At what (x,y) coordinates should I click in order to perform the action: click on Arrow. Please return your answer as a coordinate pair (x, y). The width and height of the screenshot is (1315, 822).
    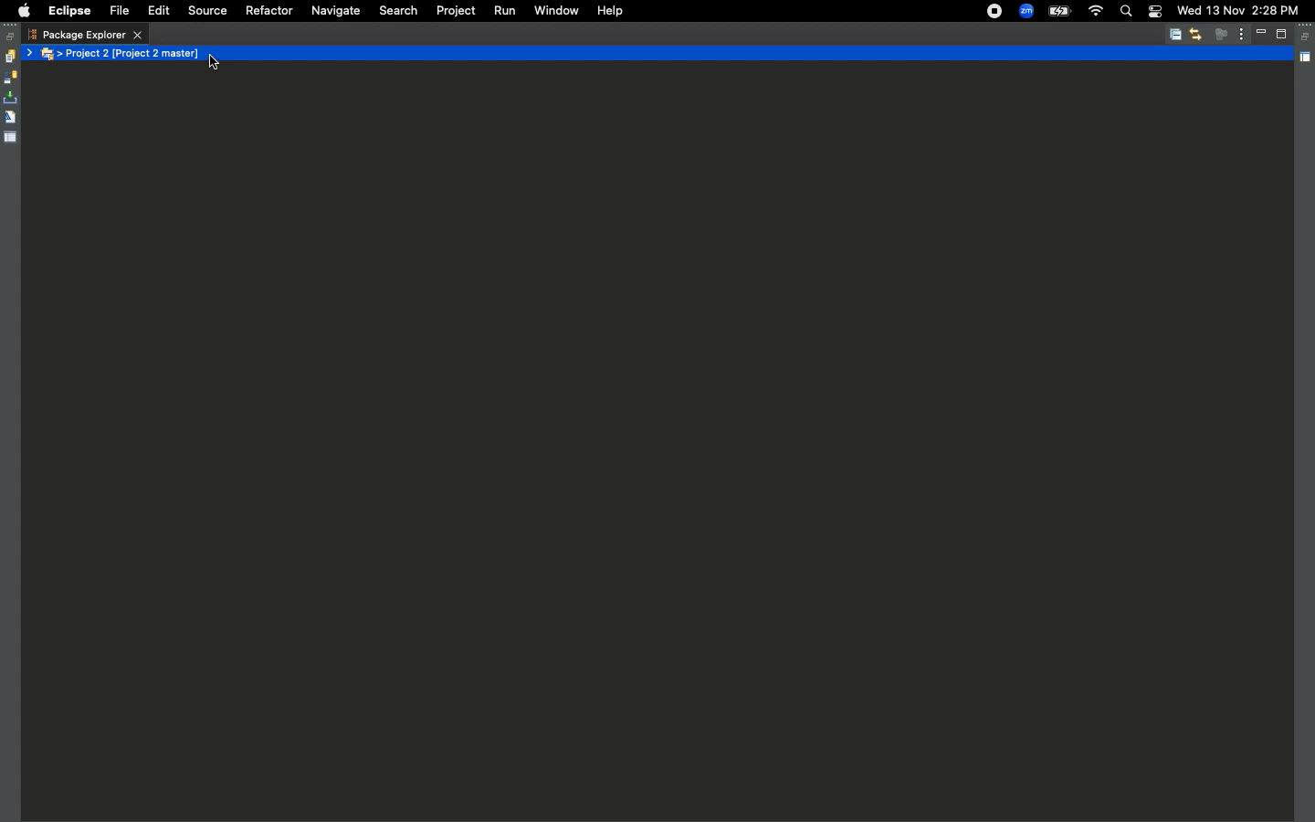
    Looking at the image, I should click on (61, 55).